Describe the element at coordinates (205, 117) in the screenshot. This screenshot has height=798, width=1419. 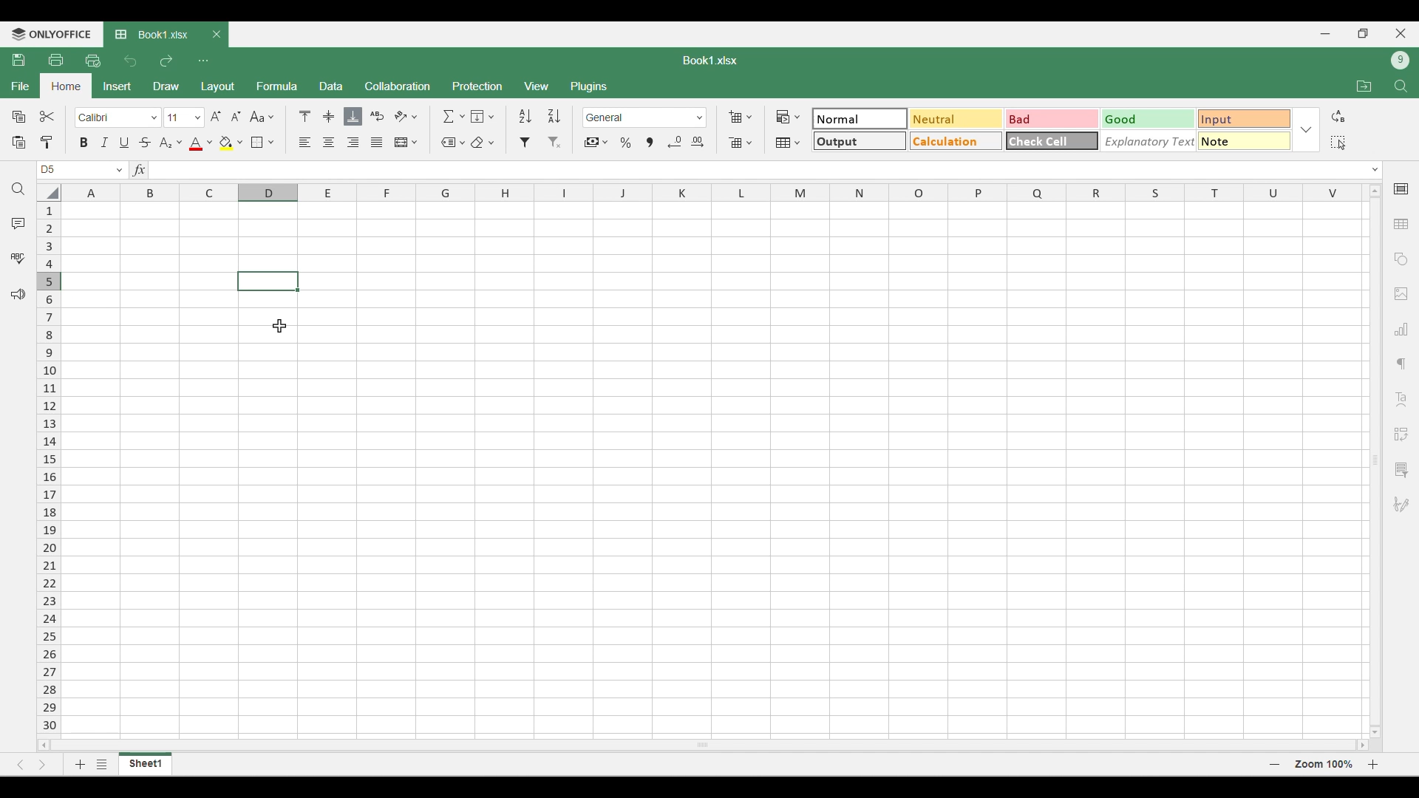
I see `Text size settings` at that location.